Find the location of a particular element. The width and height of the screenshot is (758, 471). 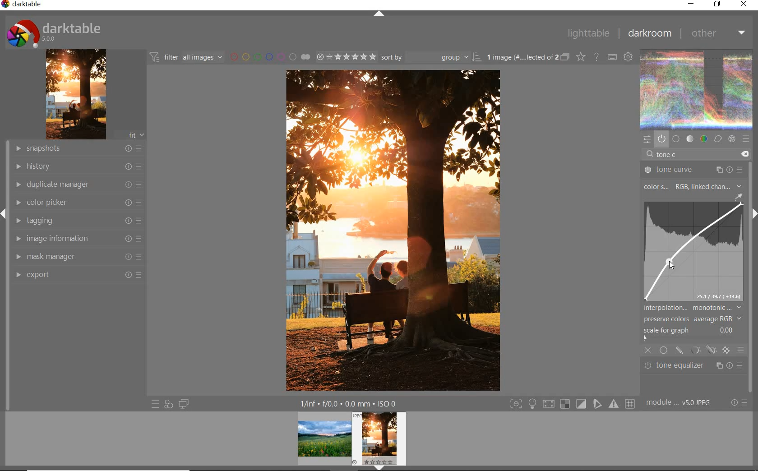

mask options is located at coordinates (701, 350).